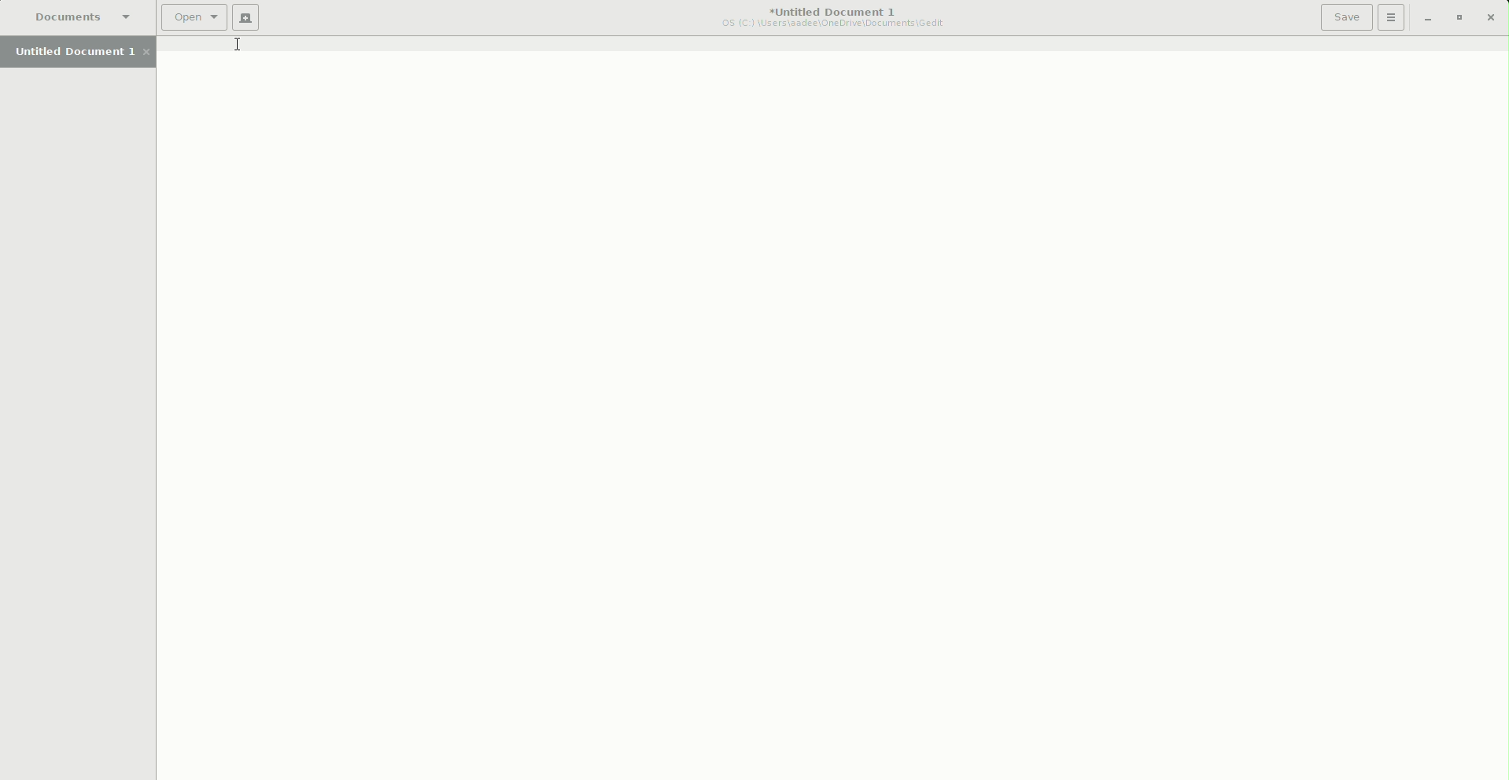 This screenshot has height=780, width=1509. Describe the element at coordinates (835, 15) in the screenshot. I see `Untitled Document 1` at that location.